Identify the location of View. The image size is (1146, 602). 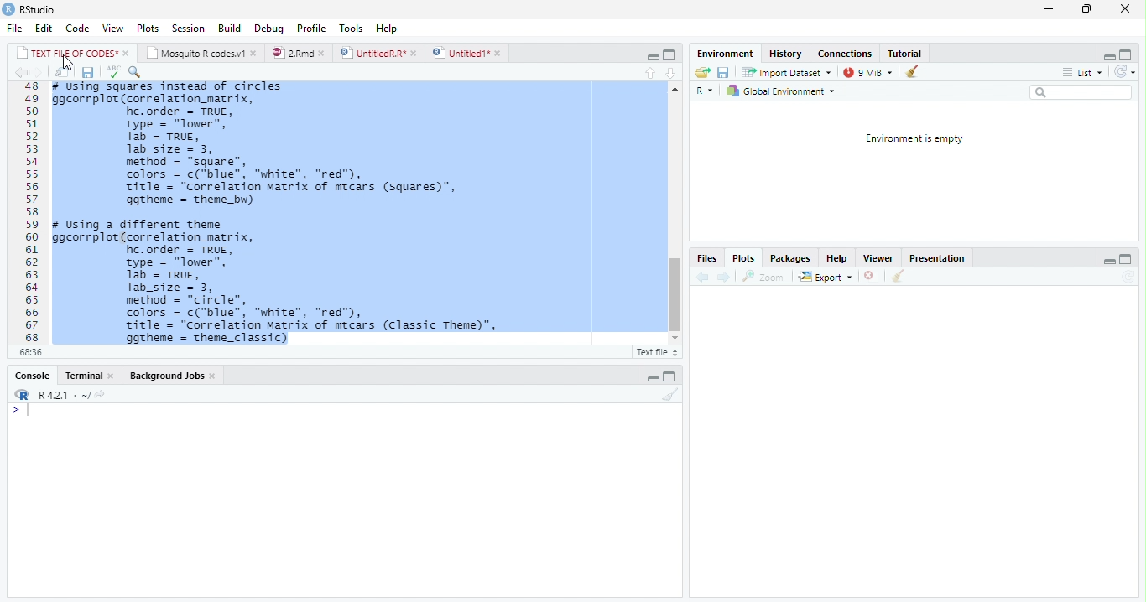
(113, 27).